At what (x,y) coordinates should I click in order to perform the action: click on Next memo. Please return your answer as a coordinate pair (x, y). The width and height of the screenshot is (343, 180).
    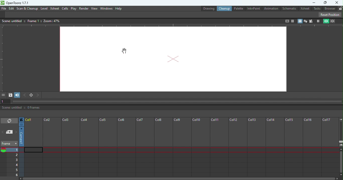
    Looking at the image, I should click on (16, 132).